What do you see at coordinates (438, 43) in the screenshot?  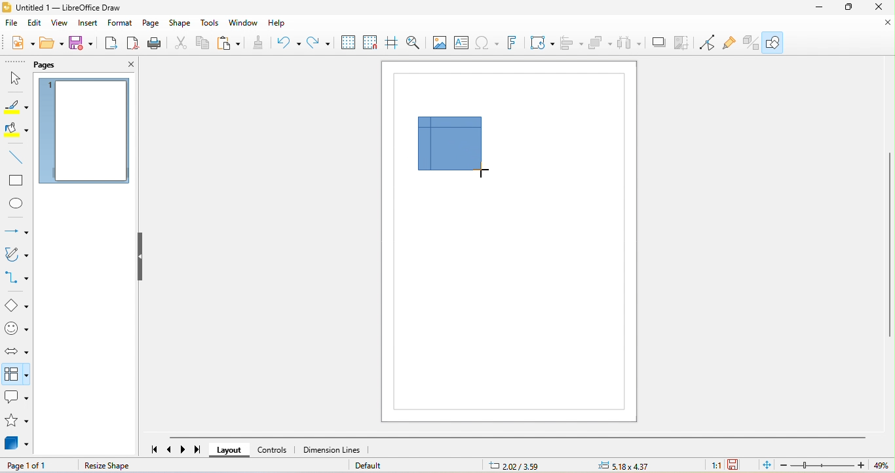 I see `image` at bounding box center [438, 43].